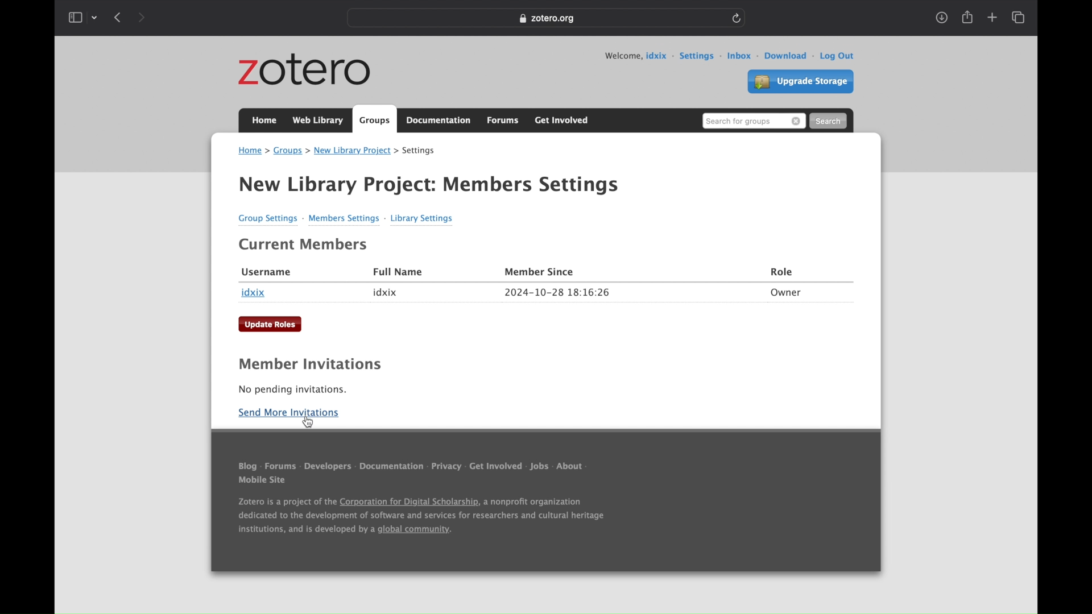 Image resolution: width=1092 pixels, height=614 pixels. Describe the element at coordinates (743, 55) in the screenshot. I see `inbox` at that location.